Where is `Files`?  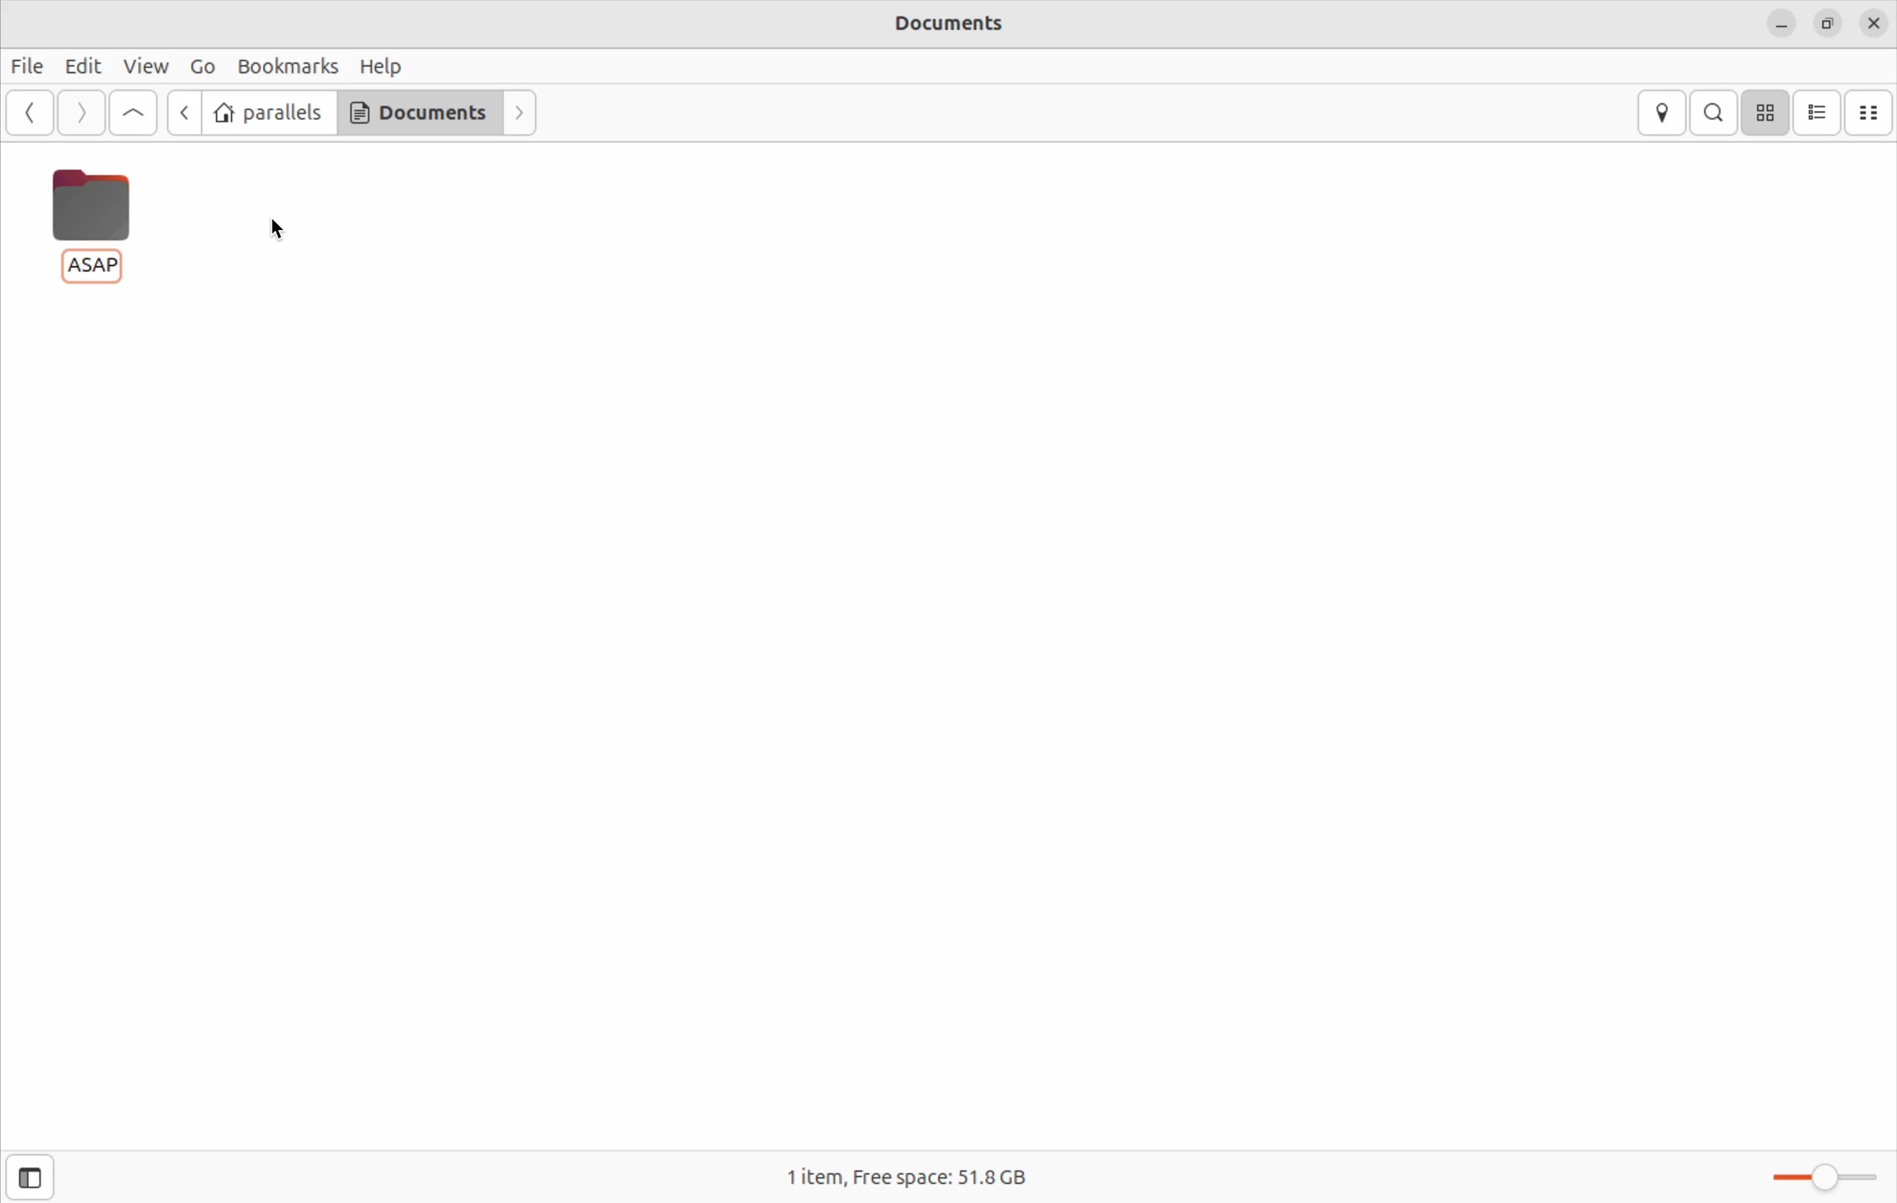 Files is located at coordinates (29, 62).